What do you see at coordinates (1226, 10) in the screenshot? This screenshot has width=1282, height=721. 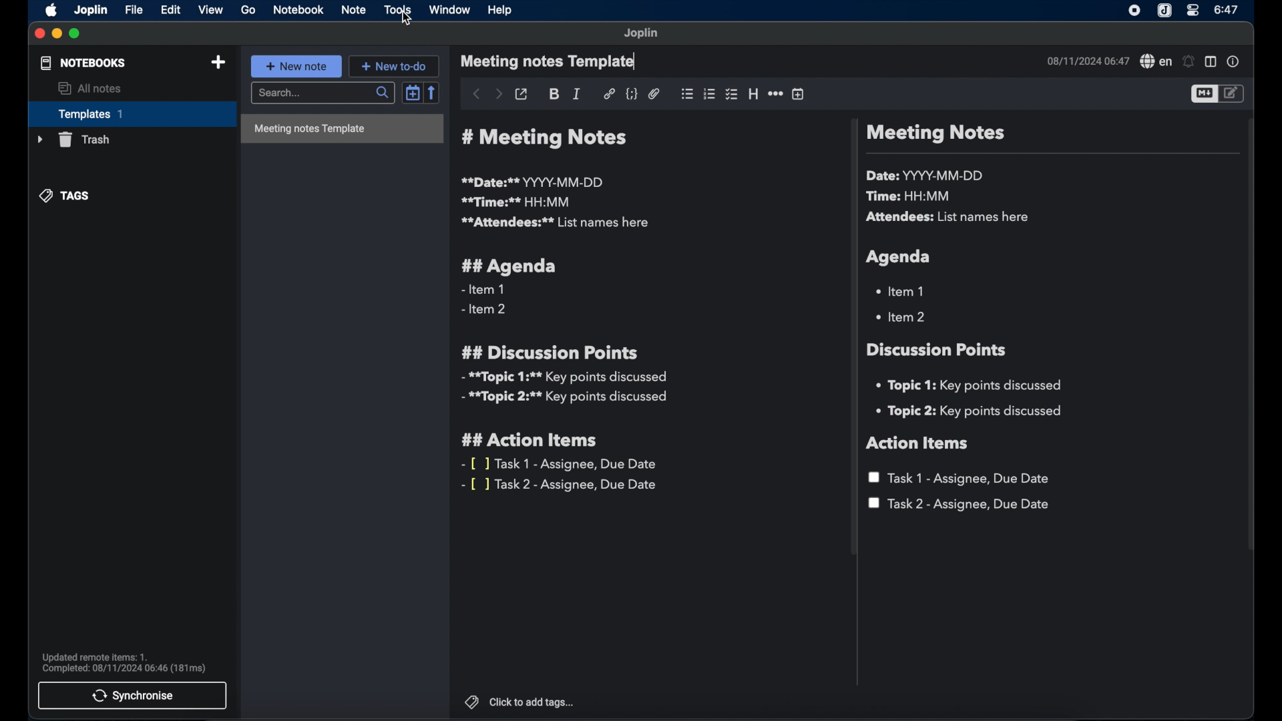 I see `6:47 ` at bounding box center [1226, 10].